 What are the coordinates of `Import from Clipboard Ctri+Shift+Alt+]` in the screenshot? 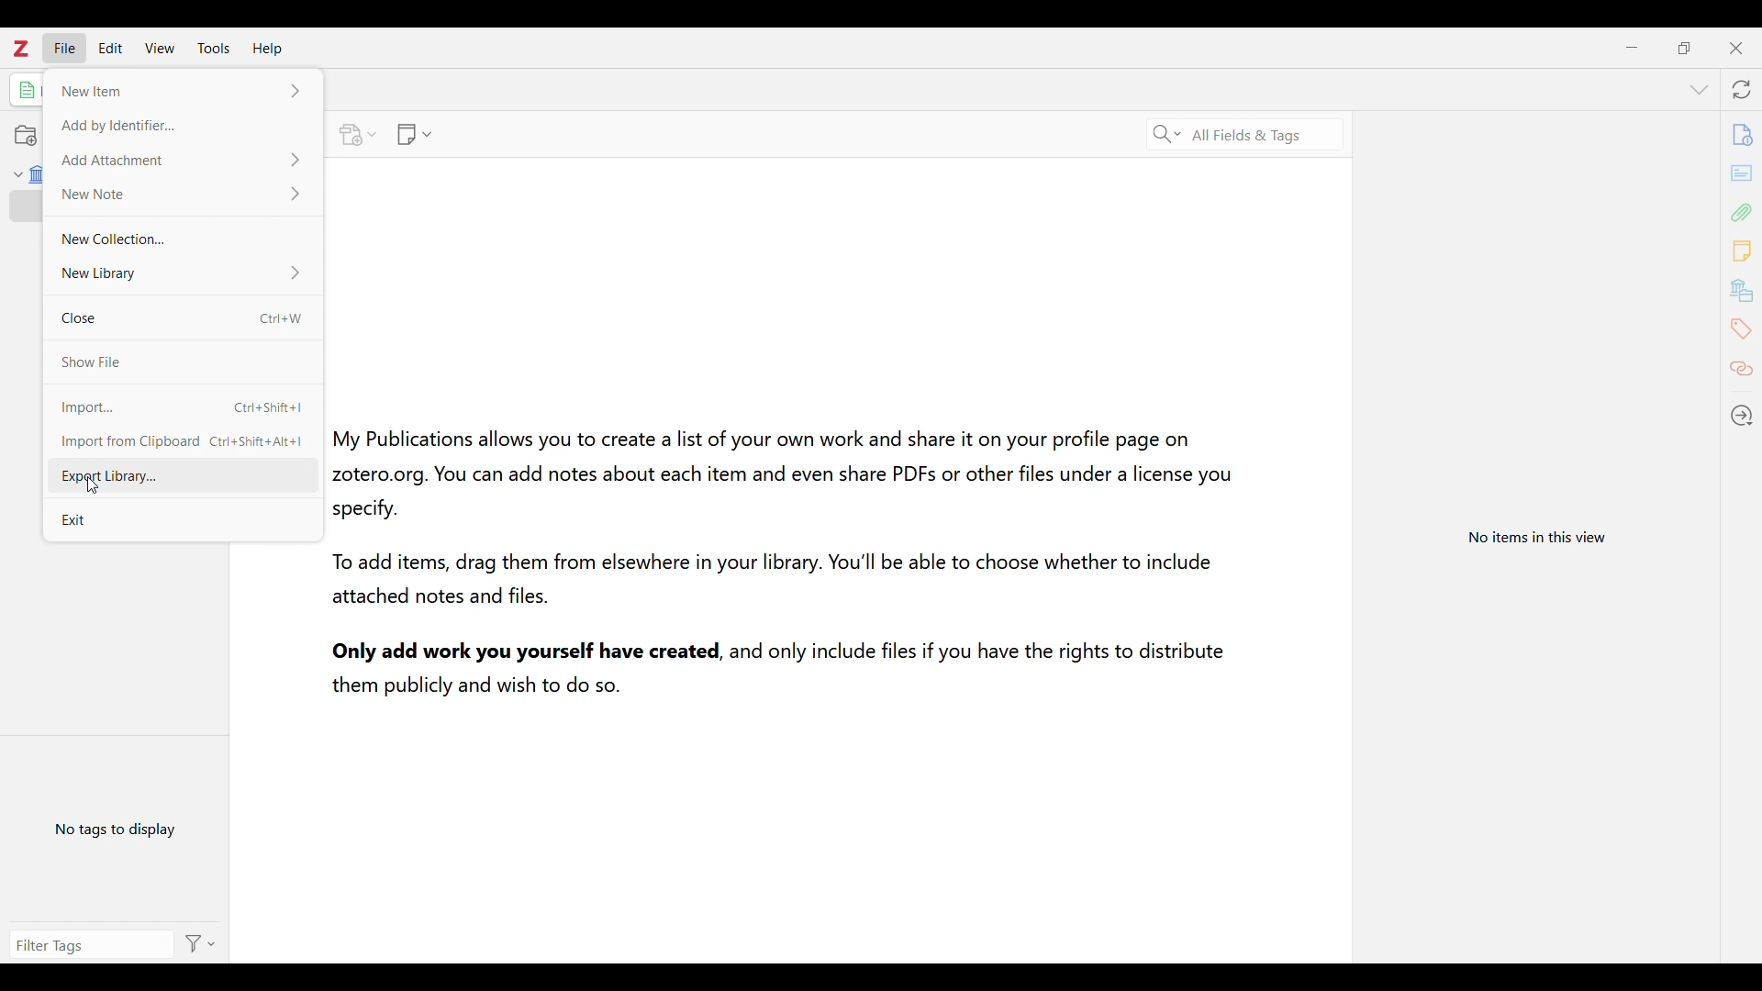 It's located at (177, 440).